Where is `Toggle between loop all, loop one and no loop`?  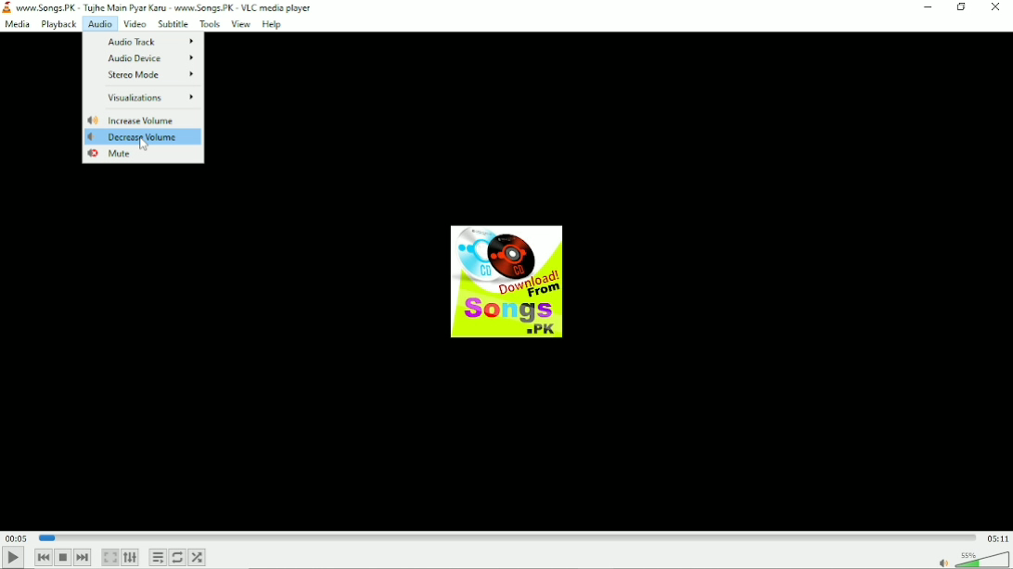 Toggle between loop all, loop one and no loop is located at coordinates (178, 557).